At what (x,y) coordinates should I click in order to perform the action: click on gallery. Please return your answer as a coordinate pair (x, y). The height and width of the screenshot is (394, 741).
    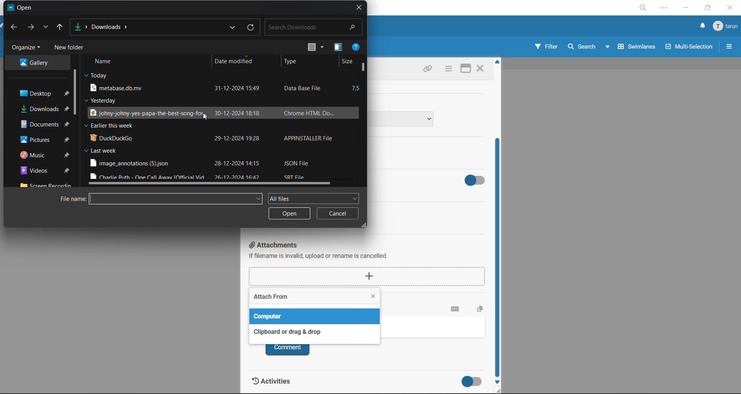
    Looking at the image, I should click on (41, 63).